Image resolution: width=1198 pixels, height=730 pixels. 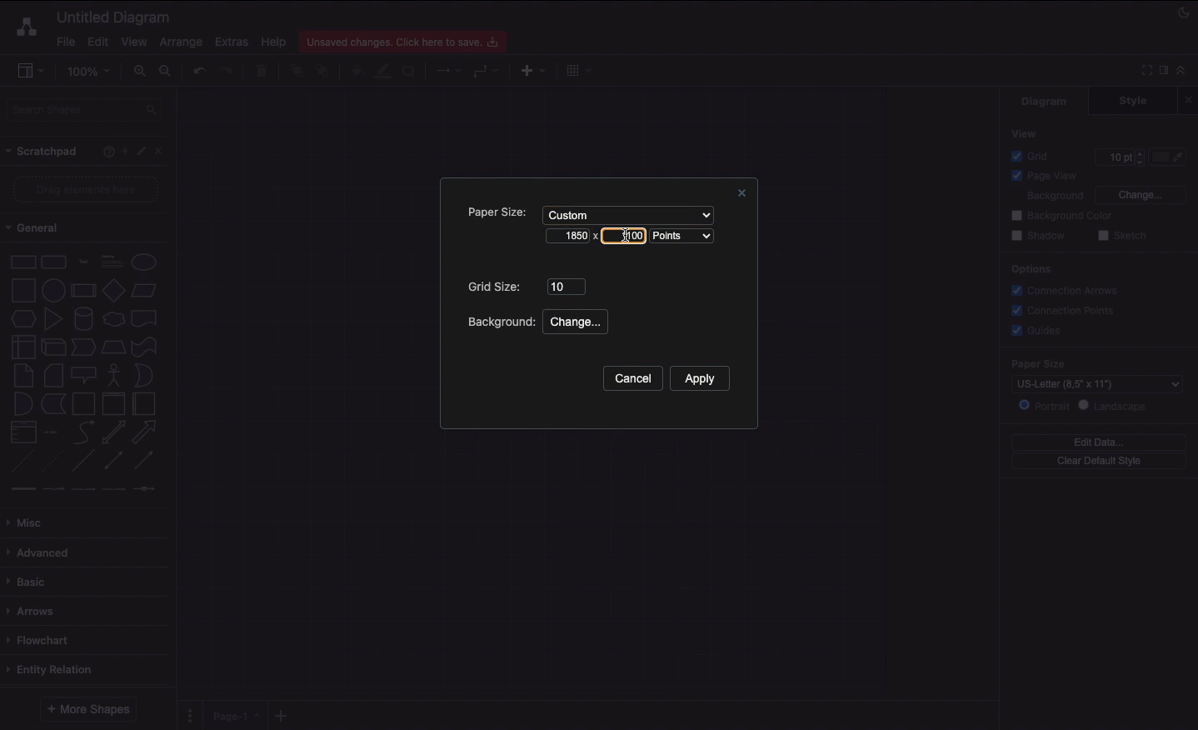 I want to click on Apply, so click(x=699, y=378).